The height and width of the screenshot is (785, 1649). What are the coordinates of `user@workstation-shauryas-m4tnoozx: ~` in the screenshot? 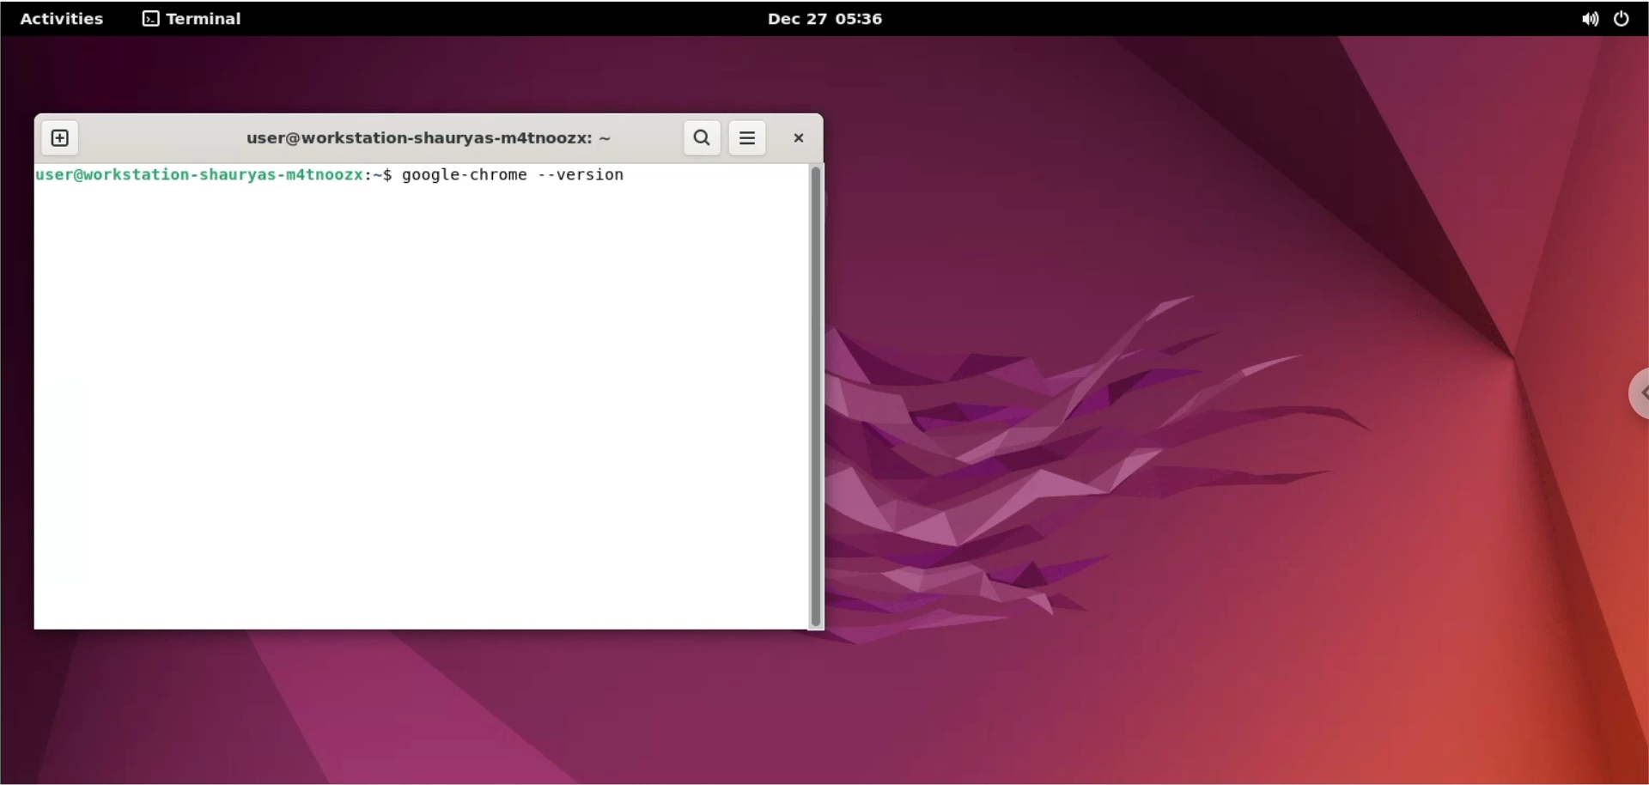 It's located at (417, 137).